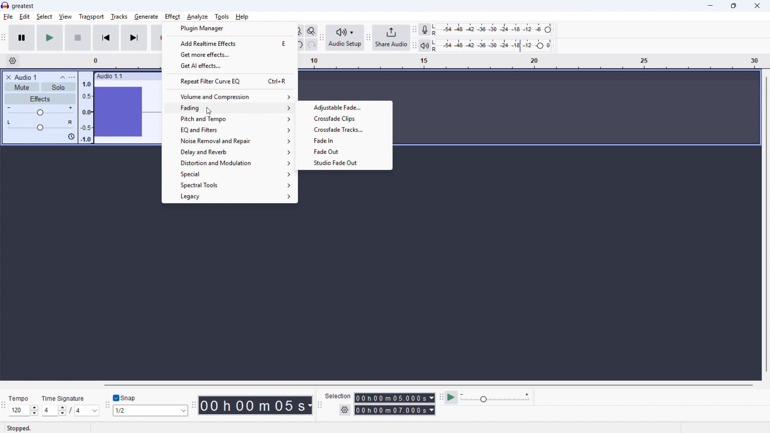  I want to click on Fade in , so click(346, 140).